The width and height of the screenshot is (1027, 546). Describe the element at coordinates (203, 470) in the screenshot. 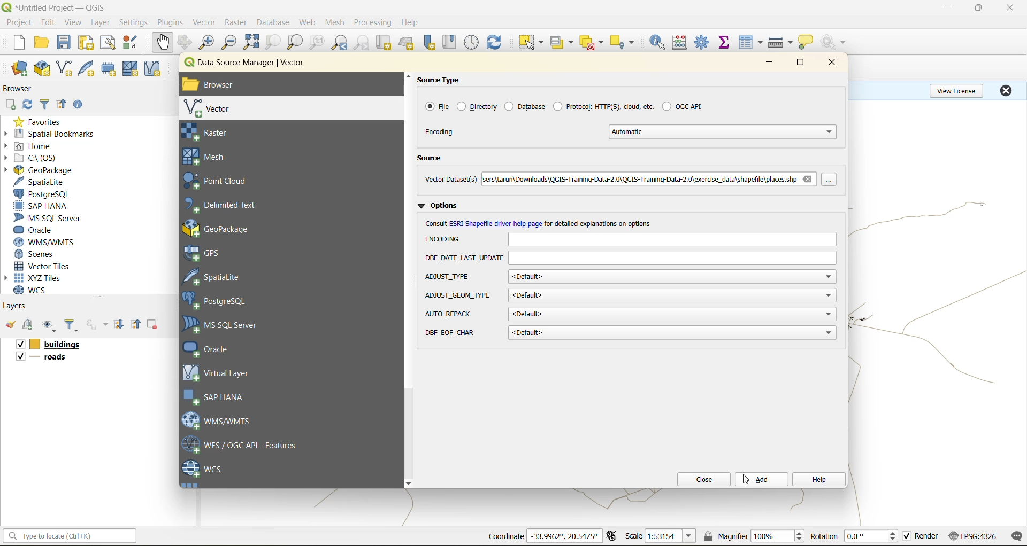

I see `wcs` at that location.